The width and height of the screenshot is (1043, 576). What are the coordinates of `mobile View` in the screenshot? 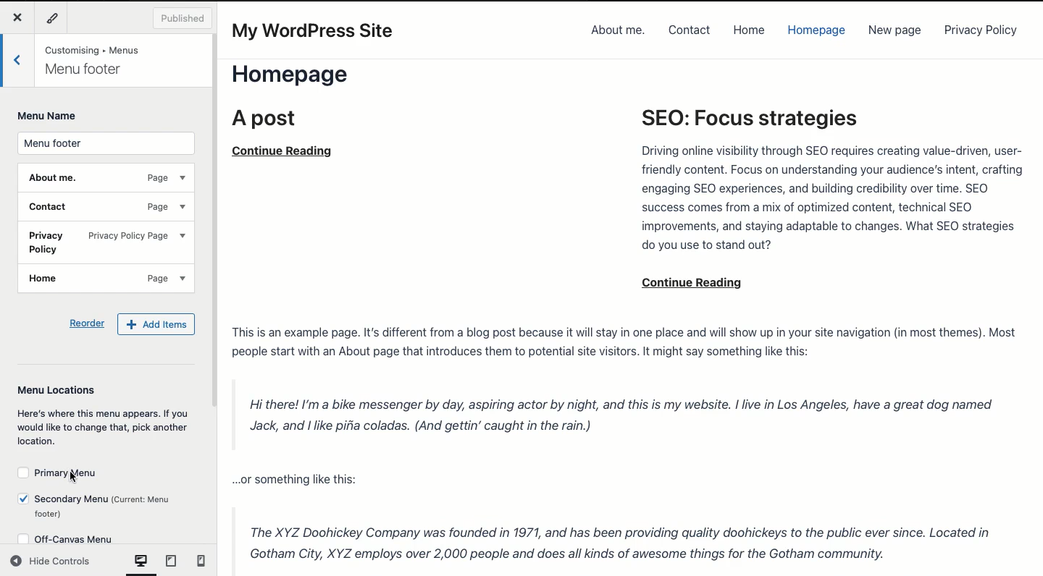 It's located at (198, 562).